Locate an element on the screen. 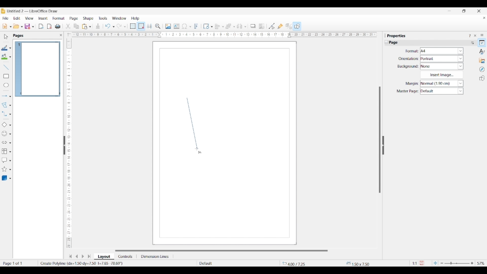 This screenshot has width=487, height=274. Connector options is located at coordinates (10, 114).